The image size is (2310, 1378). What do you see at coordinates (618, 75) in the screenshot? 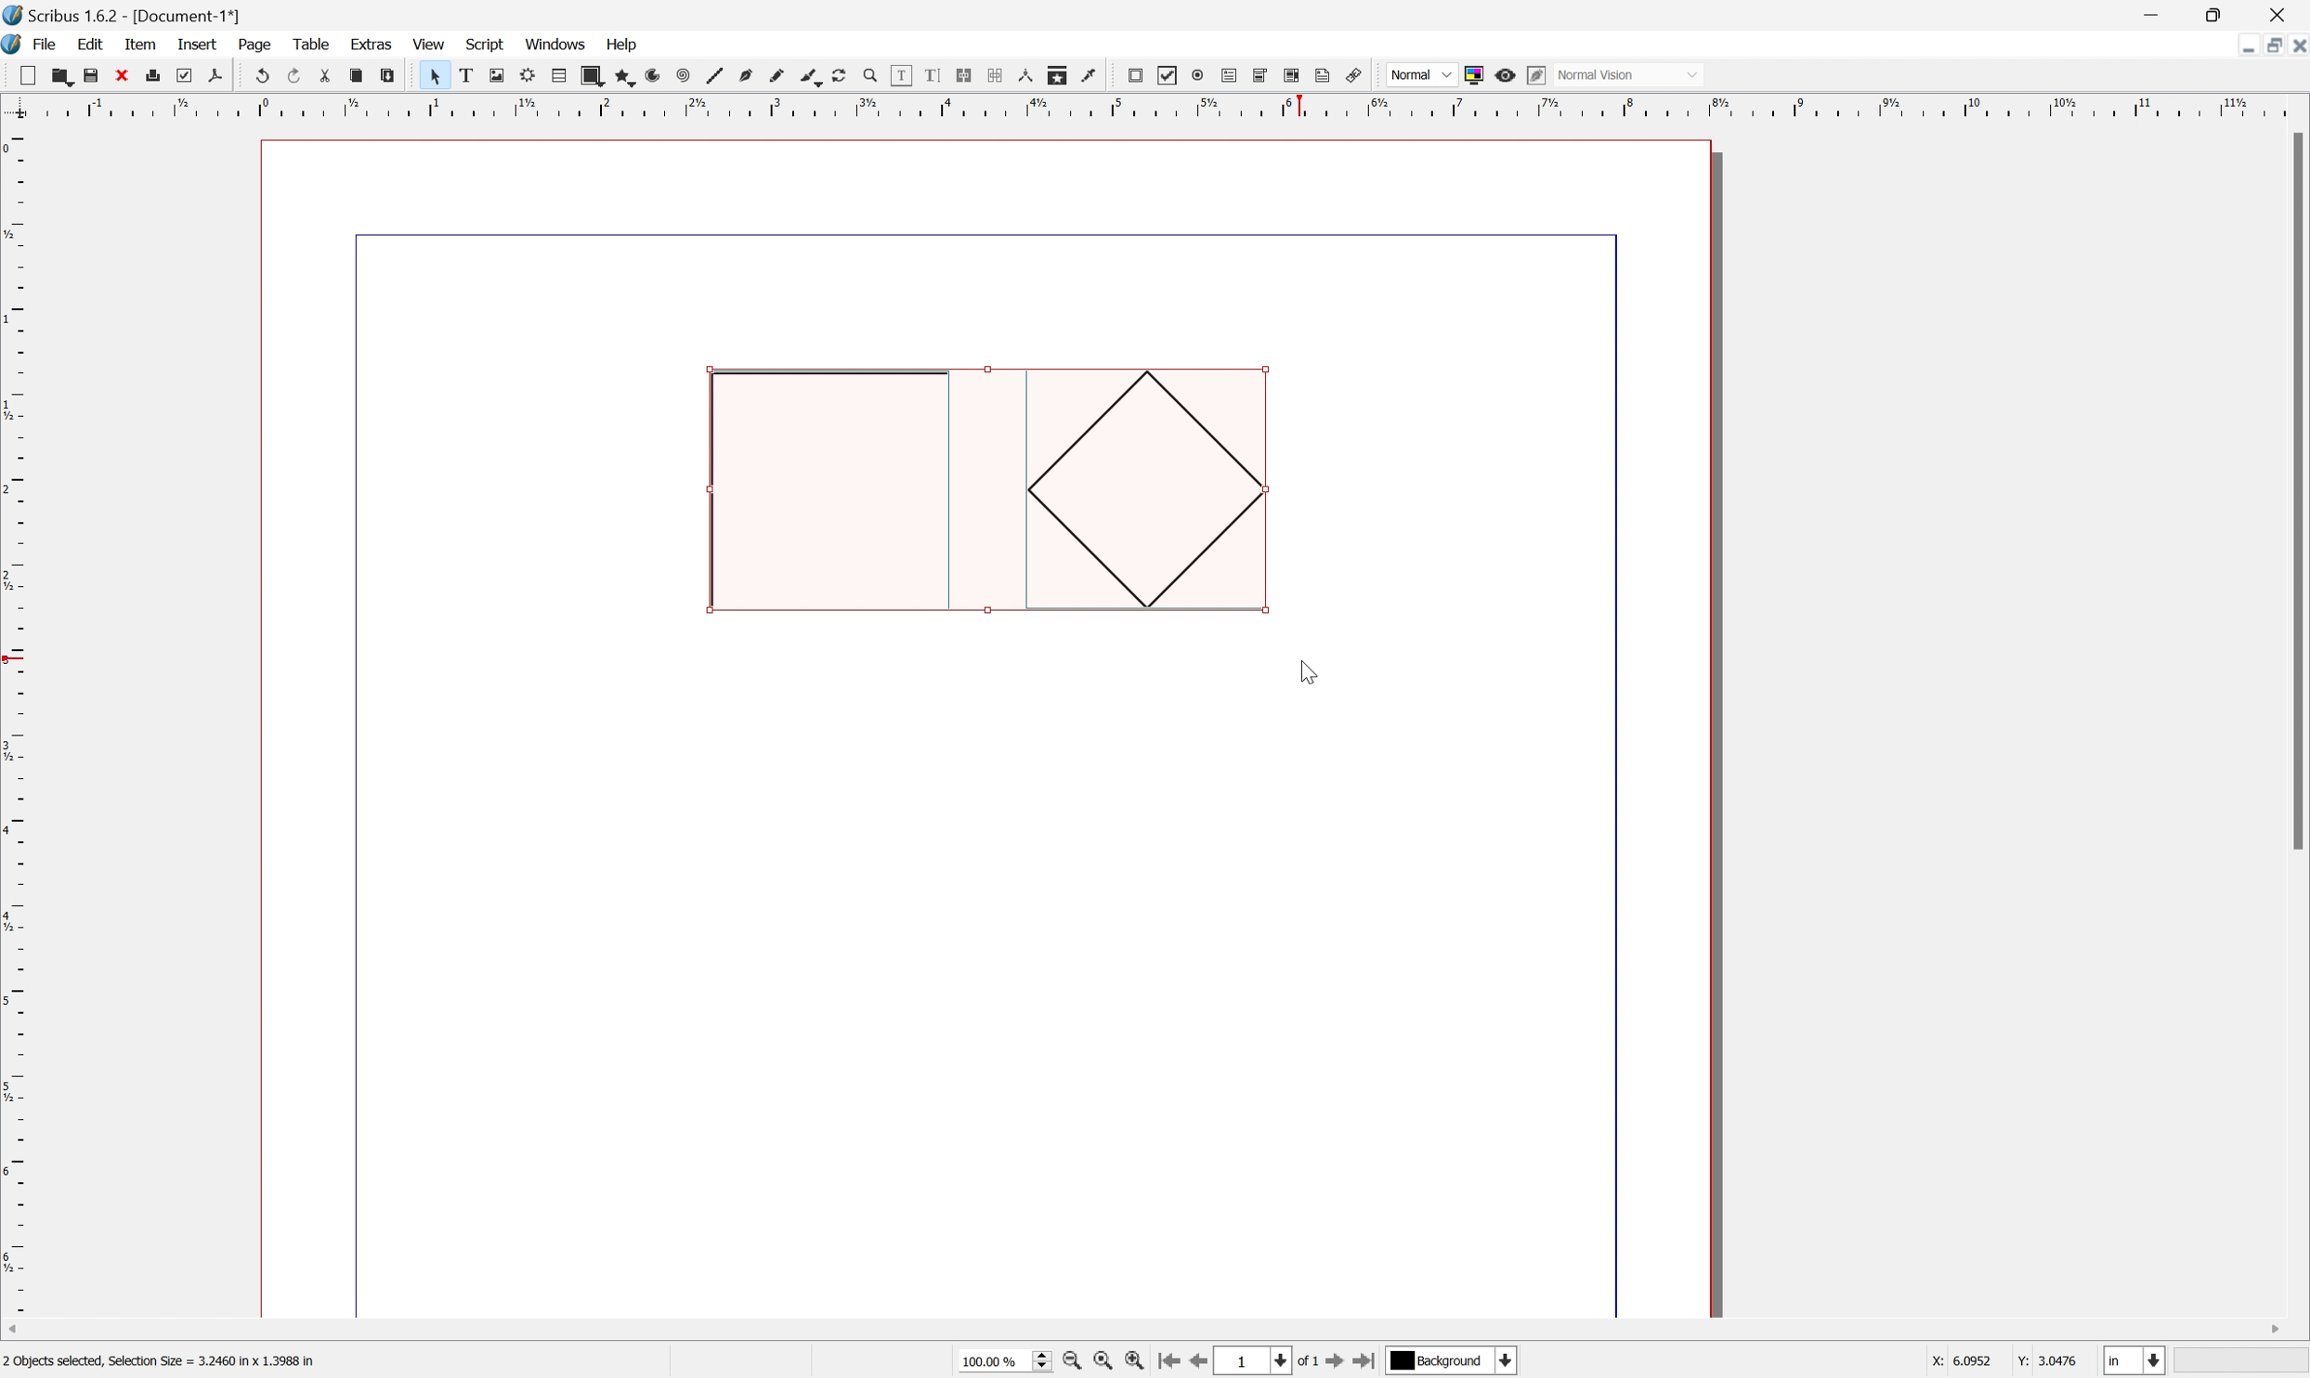
I see `polygon` at bounding box center [618, 75].